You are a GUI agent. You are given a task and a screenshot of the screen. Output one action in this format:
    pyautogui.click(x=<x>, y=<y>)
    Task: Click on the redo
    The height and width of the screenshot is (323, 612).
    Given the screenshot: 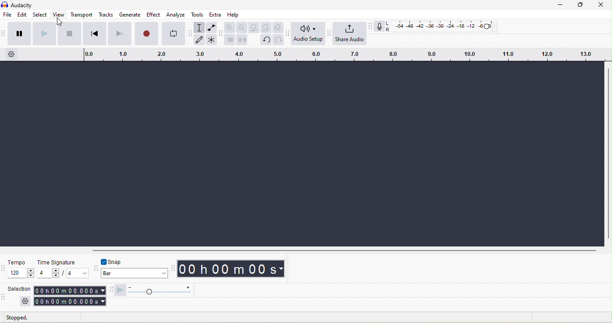 What is the action you would take?
    pyautogui.click(x=278, y=40)
    